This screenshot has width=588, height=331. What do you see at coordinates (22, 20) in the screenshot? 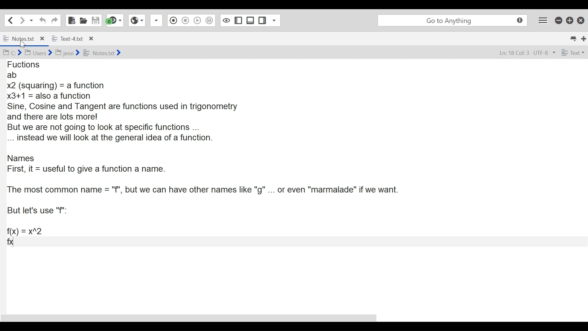
I see `Go Forward one location` at bounding box center [22, 20].